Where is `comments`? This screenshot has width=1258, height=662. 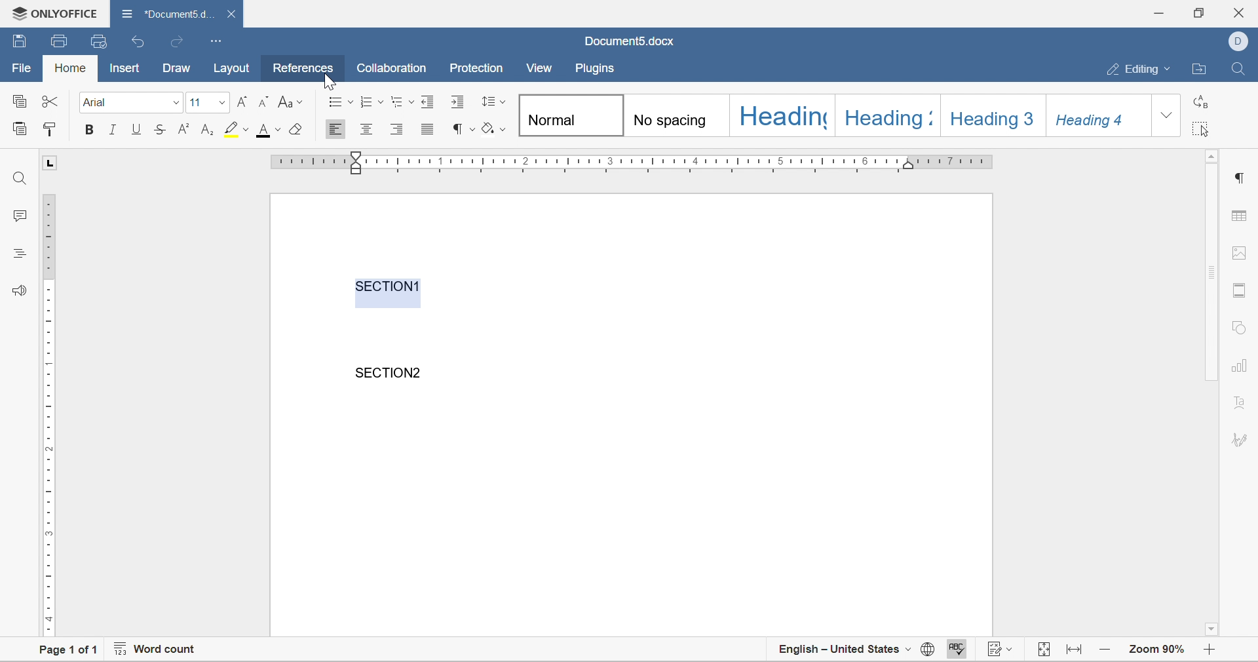
comments is located at coordinates (14, 215).